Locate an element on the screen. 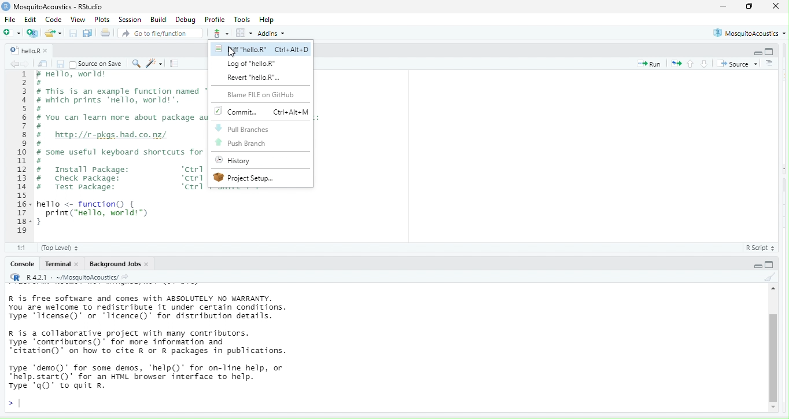 The width and height of the screenshot is (789, 419). go to next section/chunk is located at coordinates (703, 64).